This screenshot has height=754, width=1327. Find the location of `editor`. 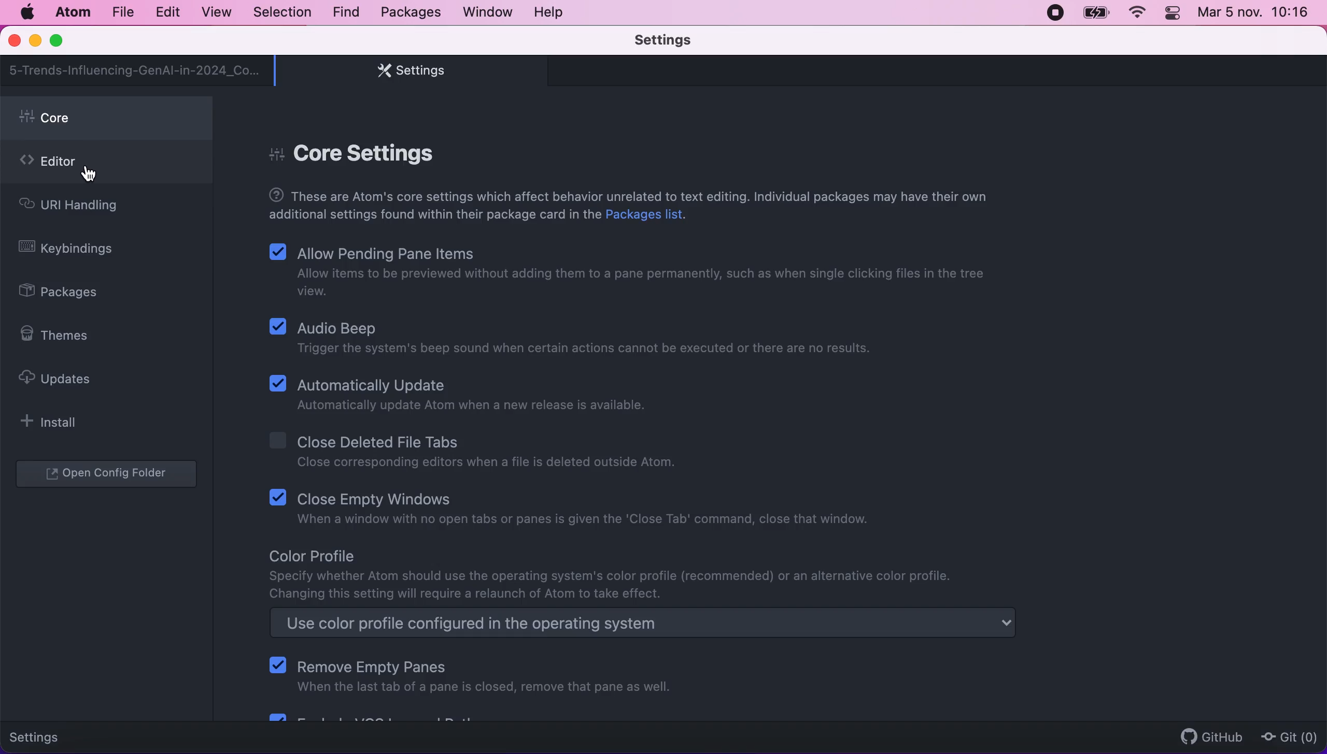

editor is located at coordinates (106, 165).